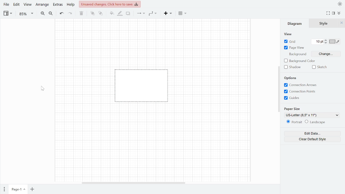 This screenshot has height=194, width=345. Describe the element at coordinates (293, 67) in the screenshot. I see `Shadow` at that location.